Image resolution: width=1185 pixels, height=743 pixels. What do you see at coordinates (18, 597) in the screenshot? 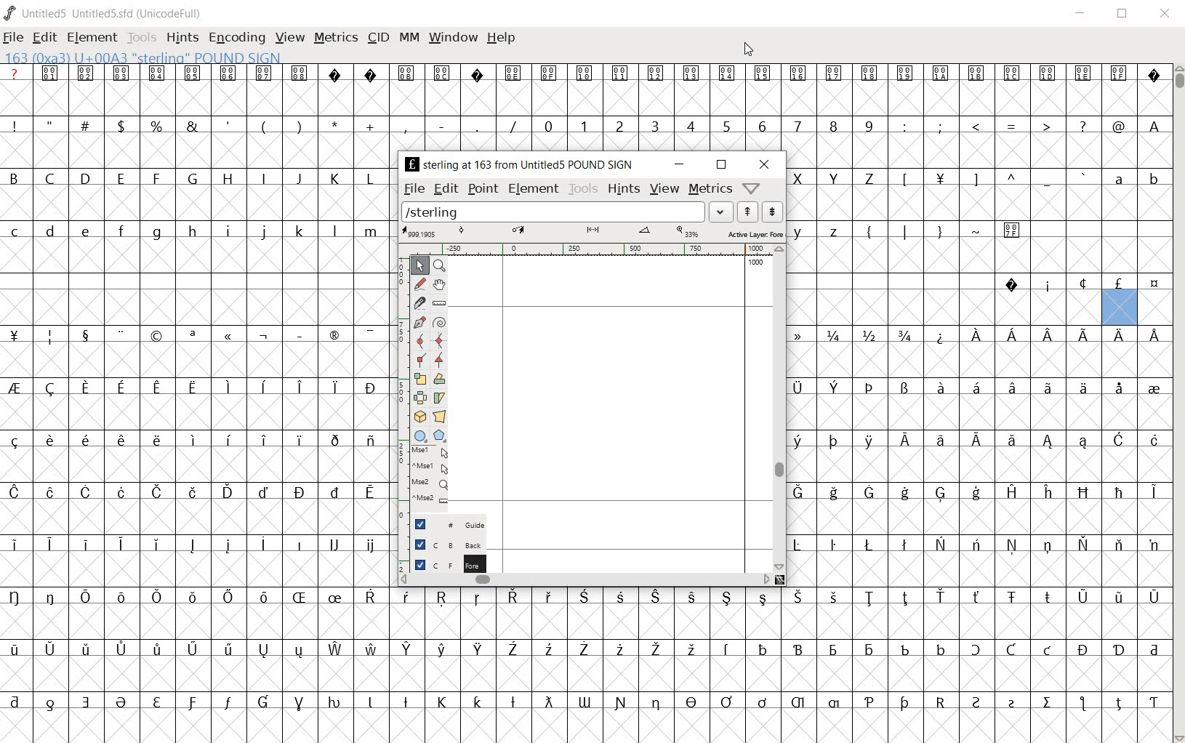
I see `Symbol` at bounding box center [18, 597].